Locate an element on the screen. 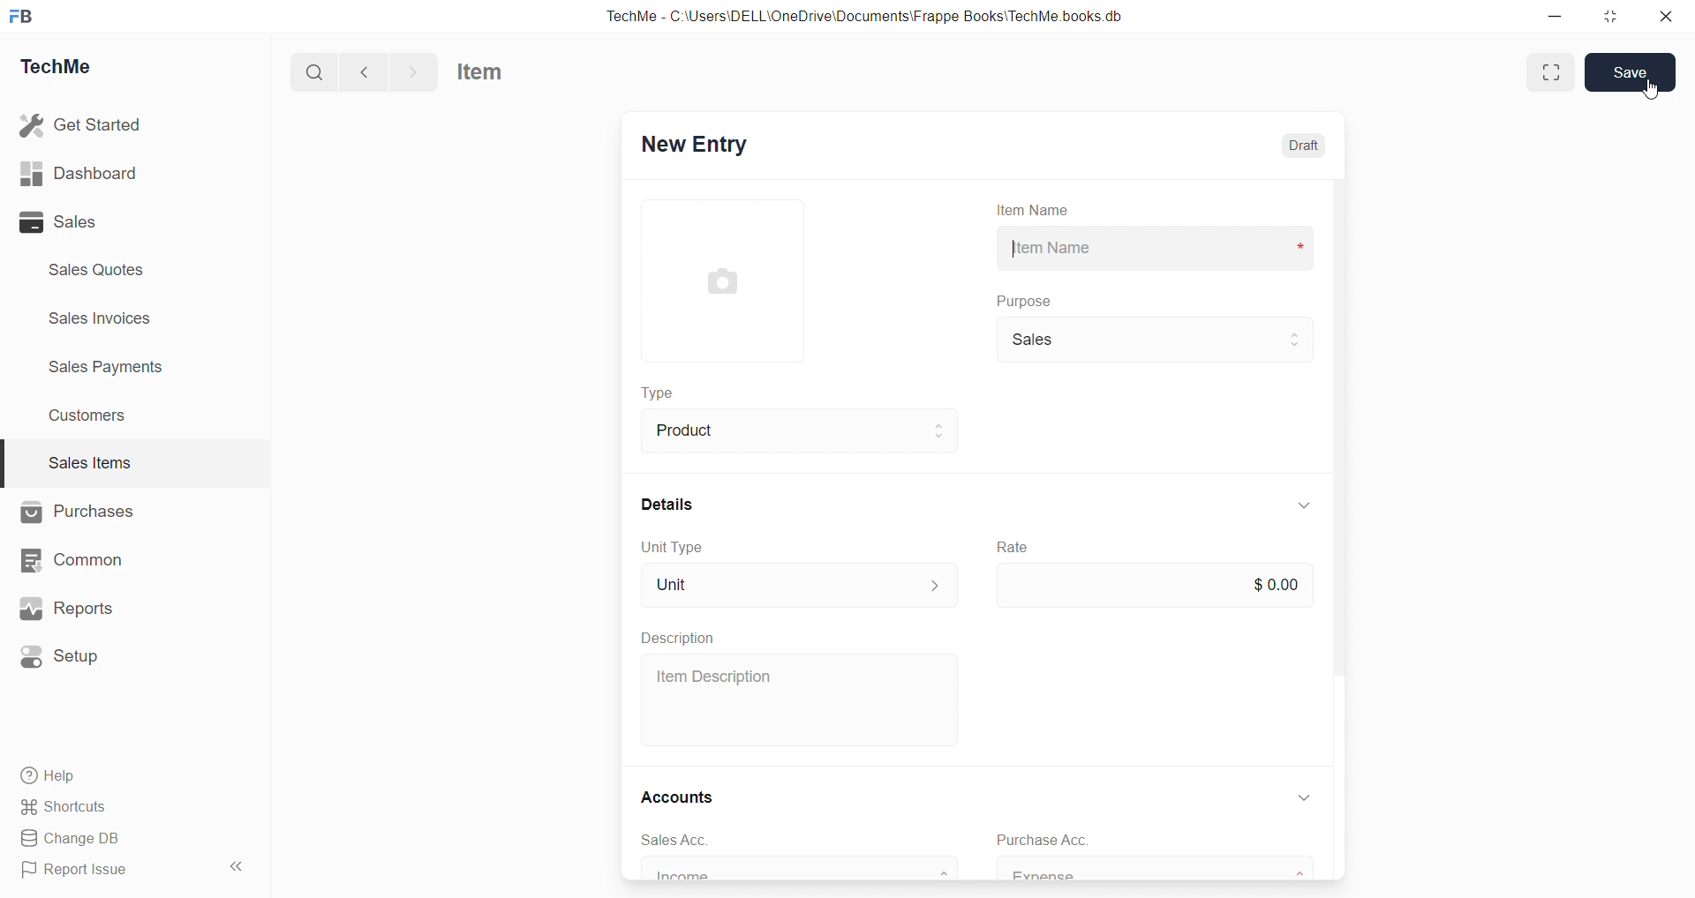 The width and height of the screenshot is (1695, 898). enlarge is located at coordinates (1552, 72).